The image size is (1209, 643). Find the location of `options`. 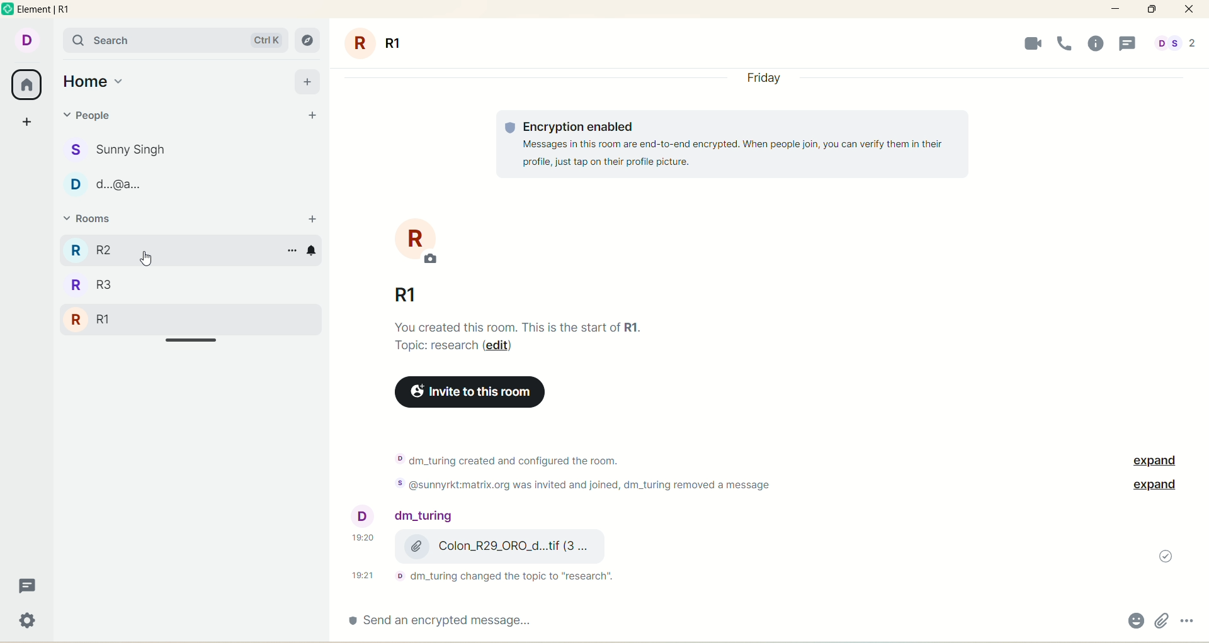

options is located at coordinates (288, 251).